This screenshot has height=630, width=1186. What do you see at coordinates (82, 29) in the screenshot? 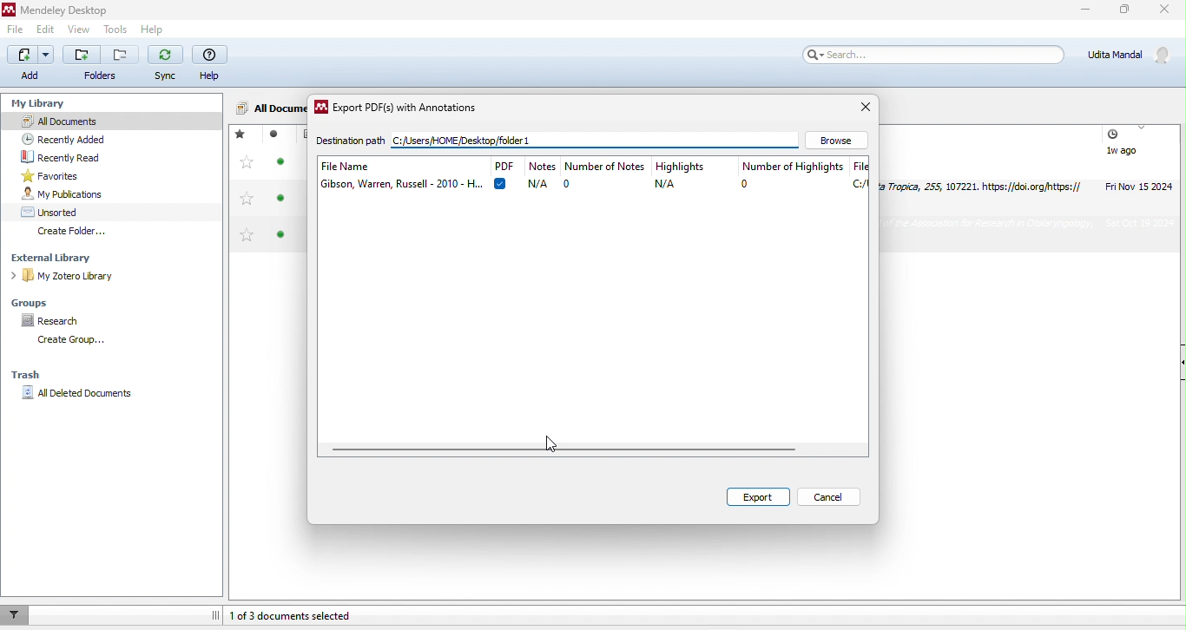
I see `view` at bounding box center [82, 29].